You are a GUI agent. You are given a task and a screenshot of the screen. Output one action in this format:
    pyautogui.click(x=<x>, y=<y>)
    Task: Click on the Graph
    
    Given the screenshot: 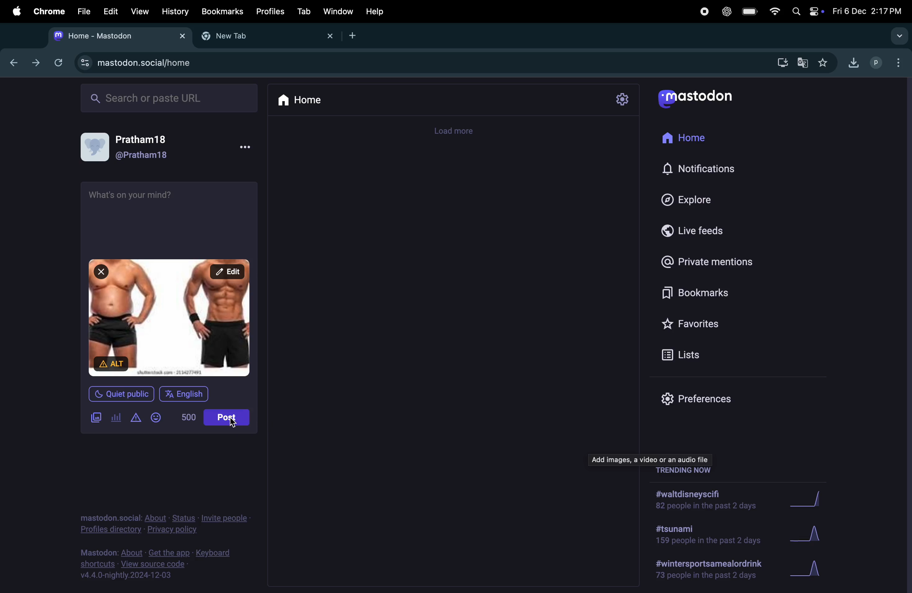 What is the action you would take?
    pyautogui.click(x=812, y=532)
    